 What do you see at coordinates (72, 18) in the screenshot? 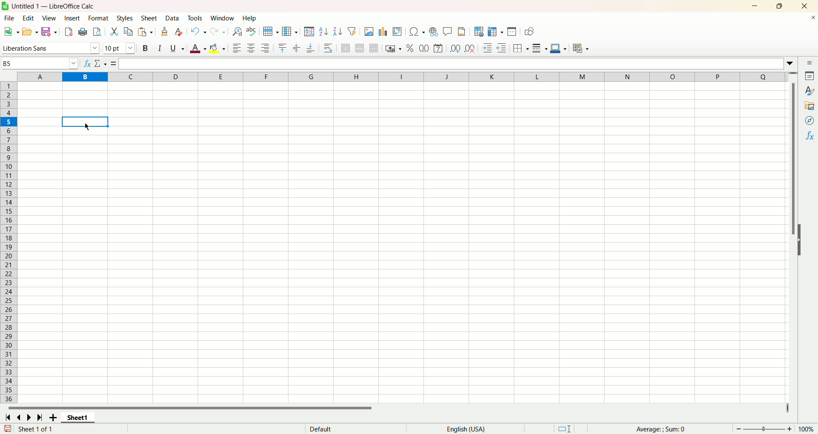
I see `insert` at bounding box center [72, 18].